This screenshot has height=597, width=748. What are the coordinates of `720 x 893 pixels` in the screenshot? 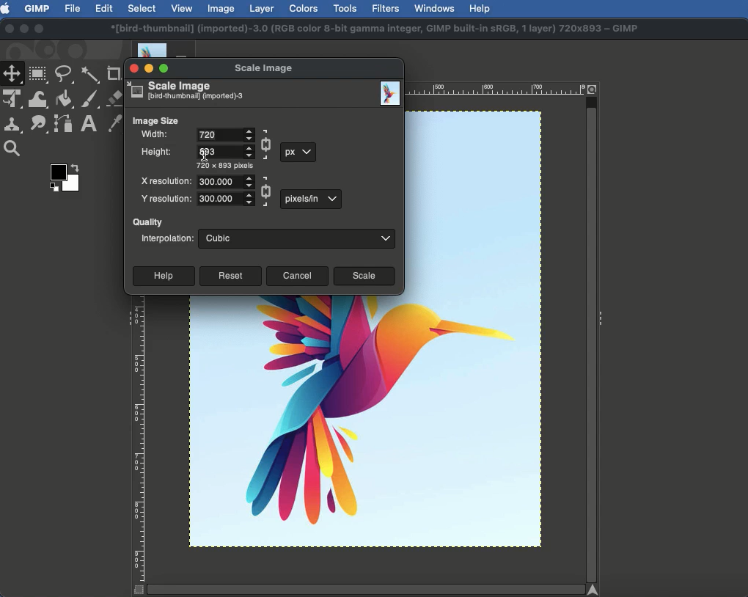 It's located at (227, 166).